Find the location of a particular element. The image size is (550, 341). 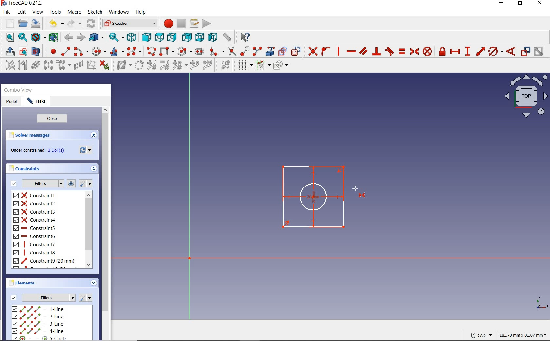

show or hide all listed constraints in 3D view is located at coordinates (71, 183).